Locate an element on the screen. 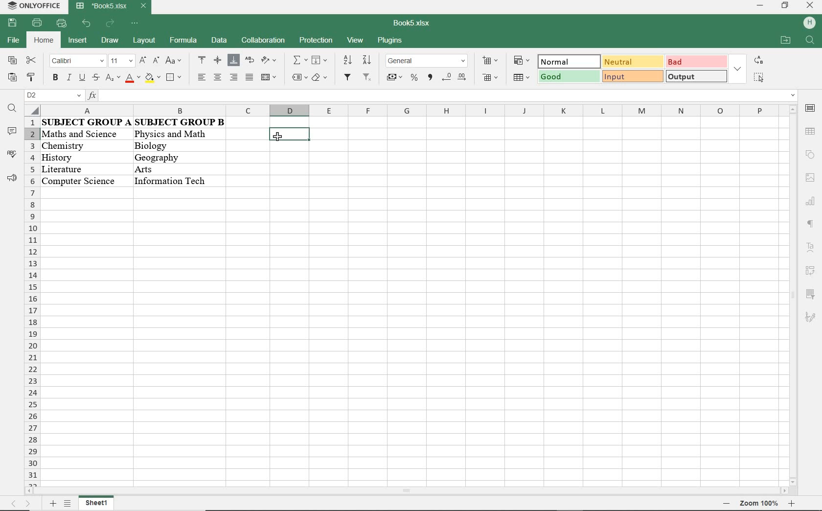  sign is located at coordinates (810, 21).